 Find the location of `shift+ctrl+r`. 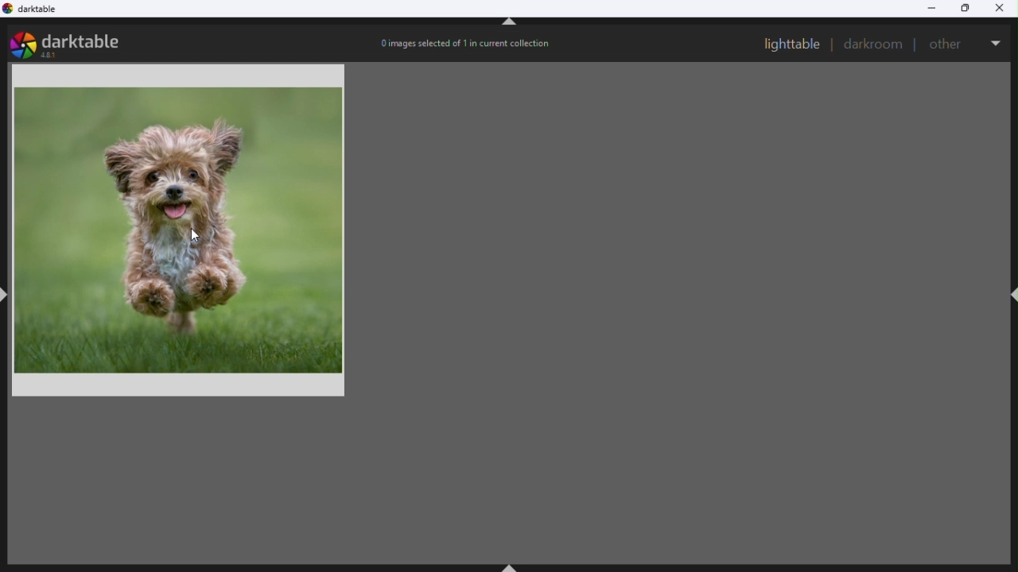

shift+ctrl+r is located at coordinates (1012, 296).